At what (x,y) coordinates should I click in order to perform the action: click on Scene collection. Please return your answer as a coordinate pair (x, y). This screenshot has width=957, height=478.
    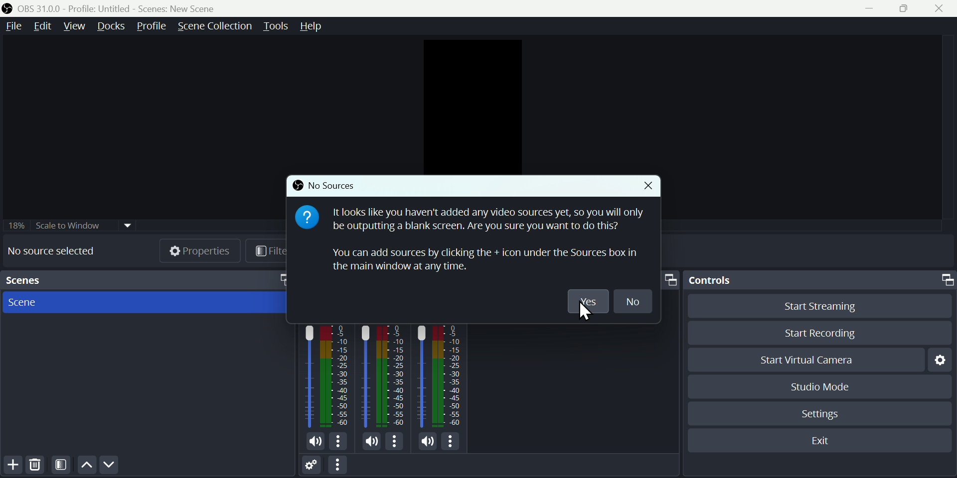
    Looking at the image, I should click on (217, 26).